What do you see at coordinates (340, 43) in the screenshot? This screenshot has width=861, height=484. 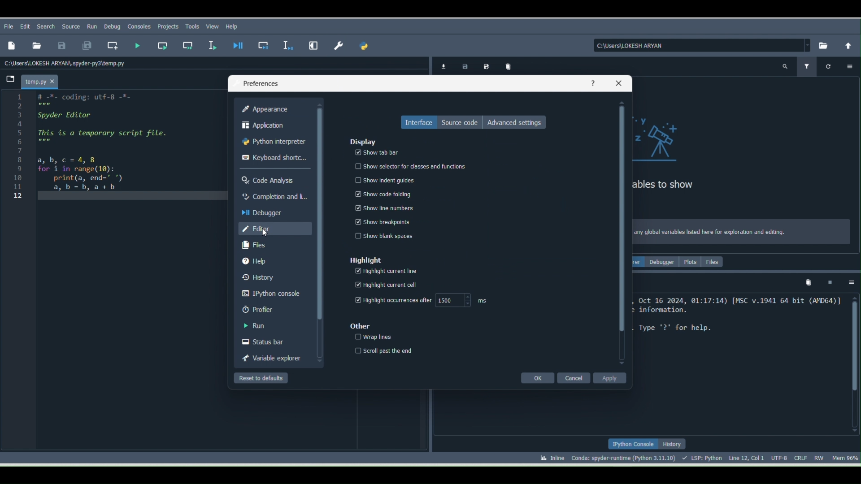 I see `Preferences` at bounding box center [340, 43].